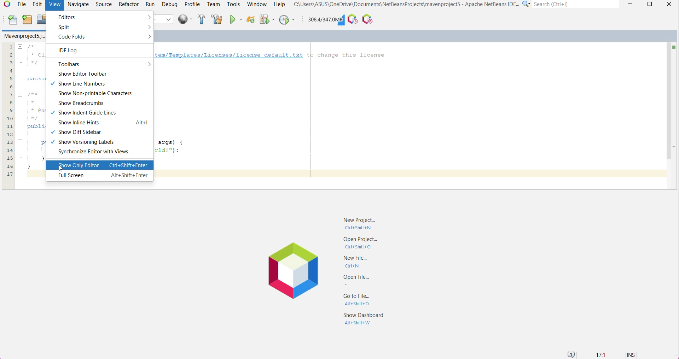 This screenshot has width=679, height=359. Describe the element at coordinates (202, 20) in the screenshot. I see `Build Project` at that location.